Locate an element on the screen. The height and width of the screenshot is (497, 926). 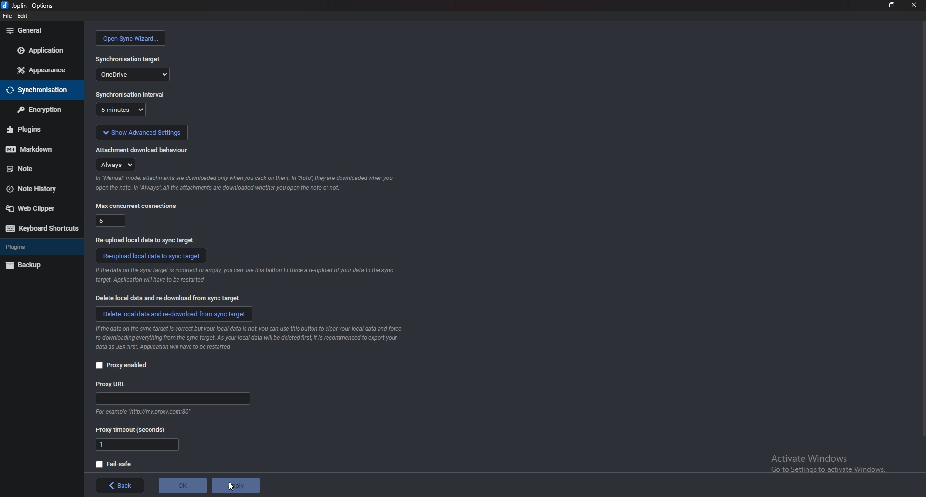
info is located at coordinates (247, 338).